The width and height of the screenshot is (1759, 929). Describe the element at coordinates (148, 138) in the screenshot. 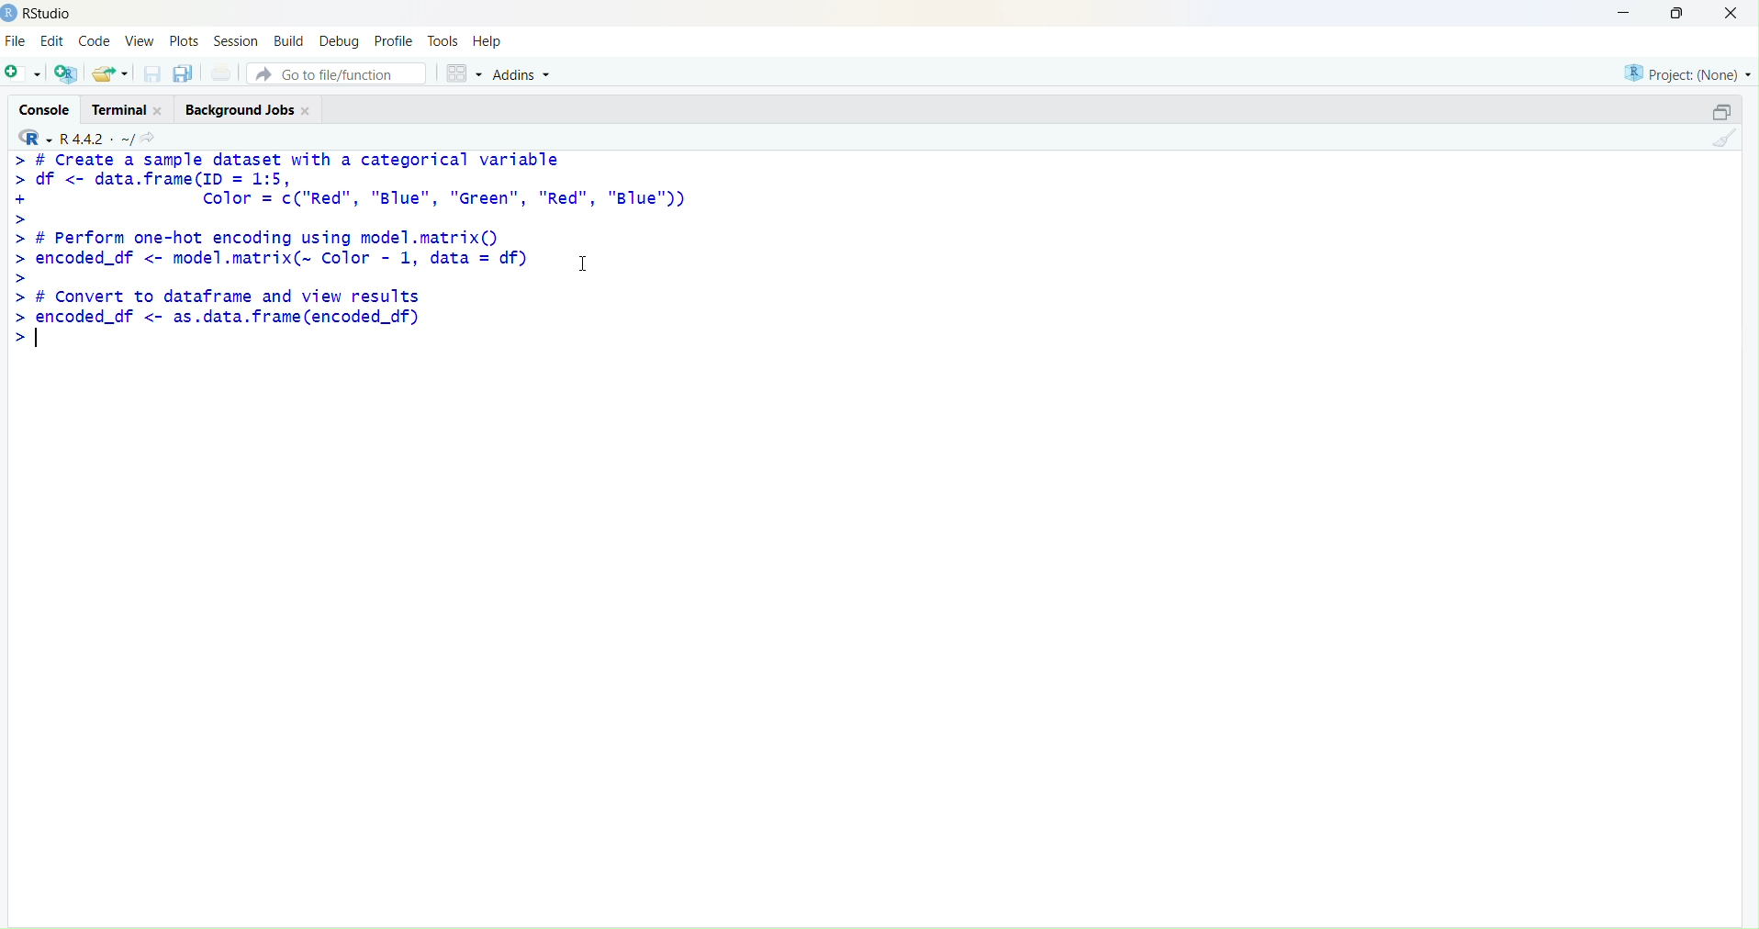

I see `share icon` at that location.